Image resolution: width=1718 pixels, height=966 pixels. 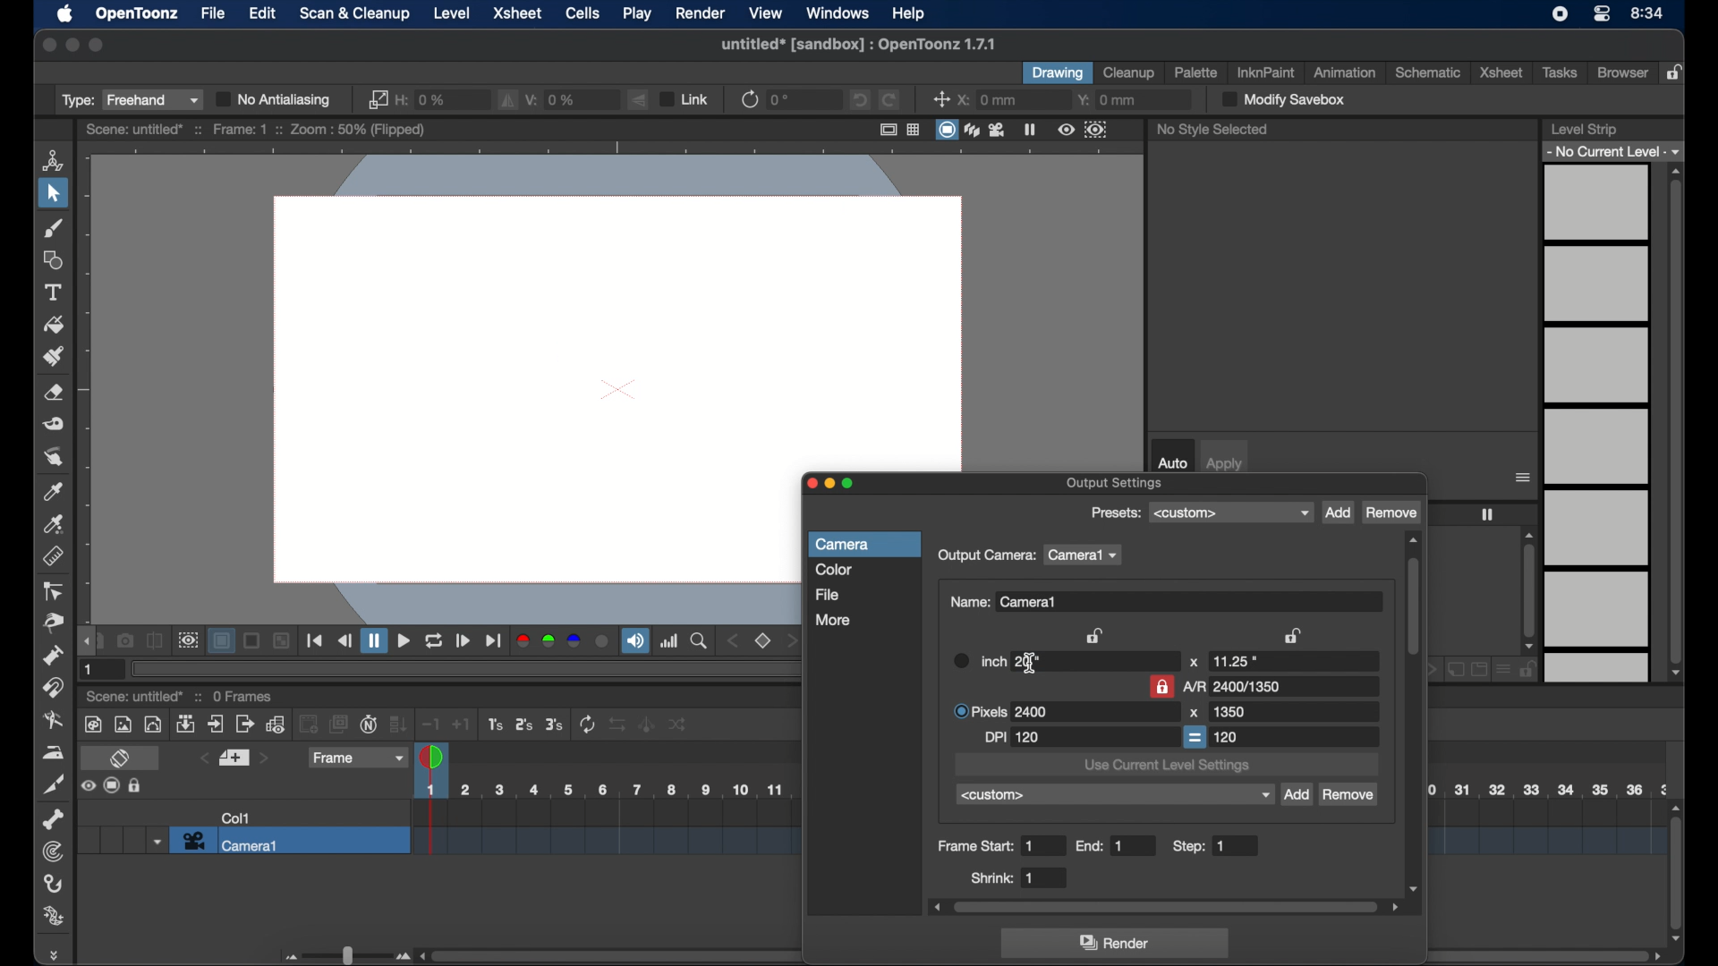 What do you see at coordinates (47, 45) in the screenshot?
I see `close` at bounding box center [47, 45].